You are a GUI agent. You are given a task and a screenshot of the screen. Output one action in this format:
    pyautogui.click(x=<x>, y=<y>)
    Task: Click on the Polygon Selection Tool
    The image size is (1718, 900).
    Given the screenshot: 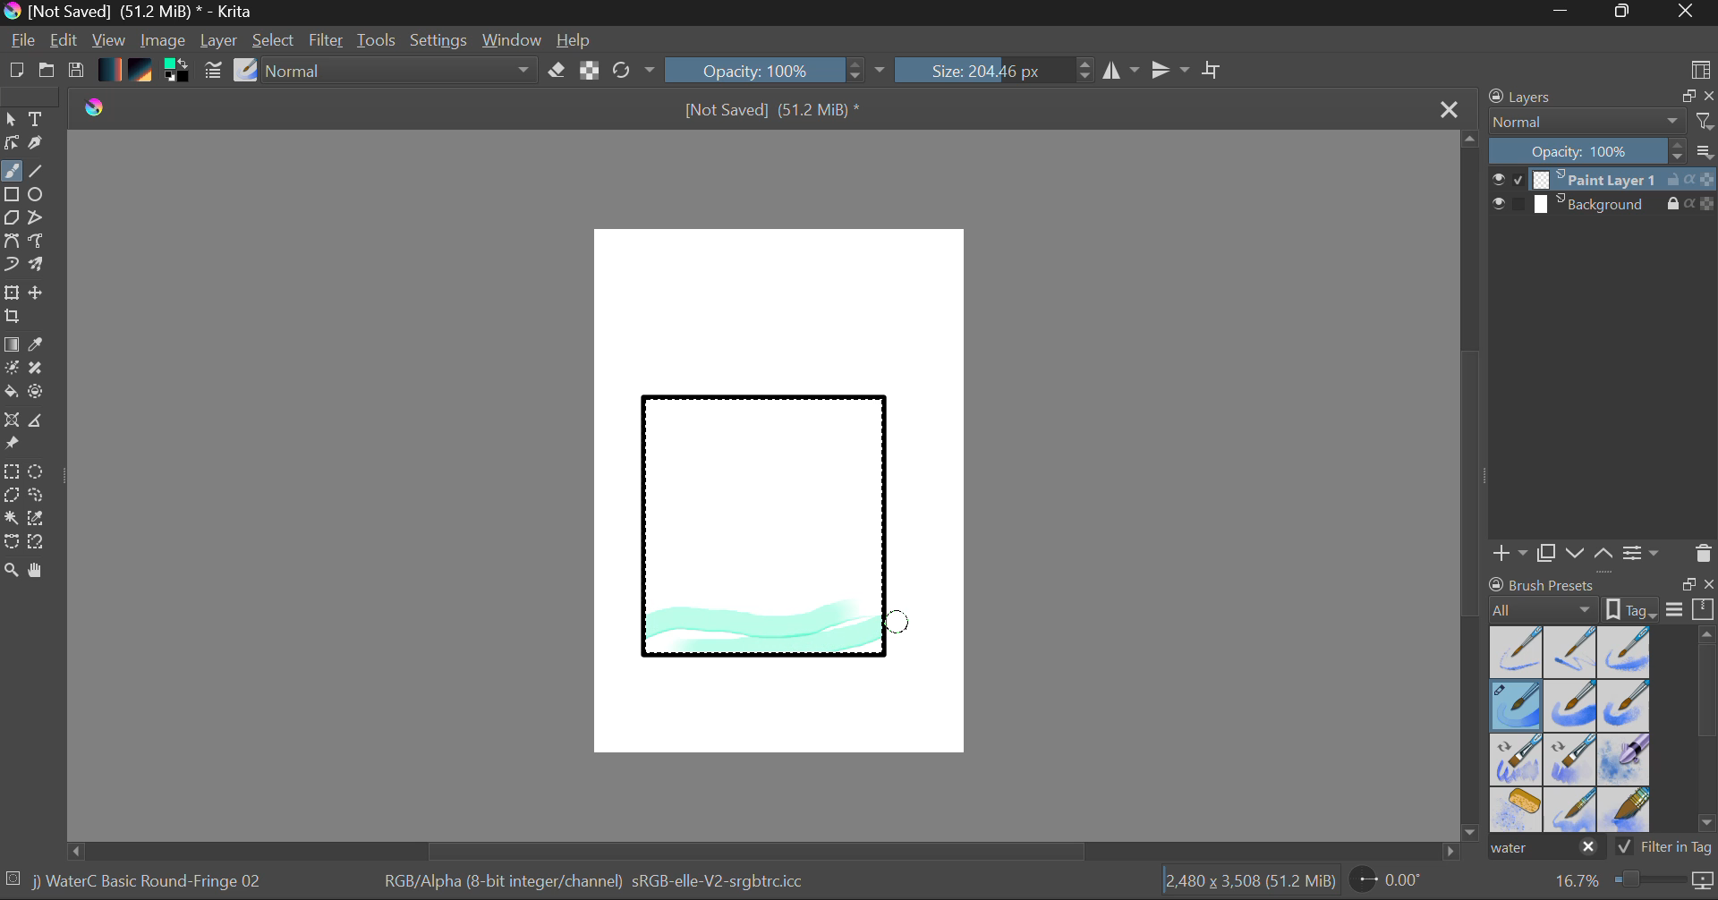 What is the action you would take?
    pyautogui.click(x=11, y=496)
    